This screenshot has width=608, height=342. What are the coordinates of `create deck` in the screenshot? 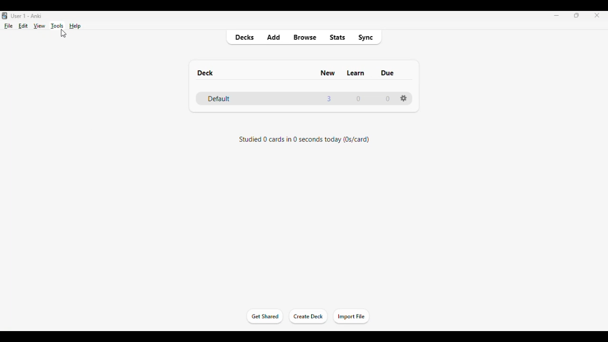 It's located at (309, 317).